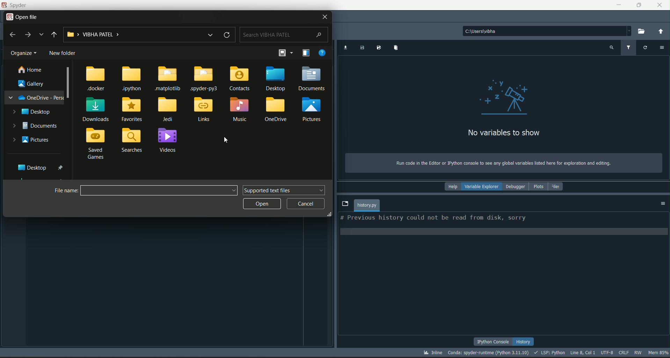 The width and height of the screenshot is (670, 358). What do you see at coordinates (42, 167) in the screenshot?
I see `desktop` at bounding box center [42, 167].